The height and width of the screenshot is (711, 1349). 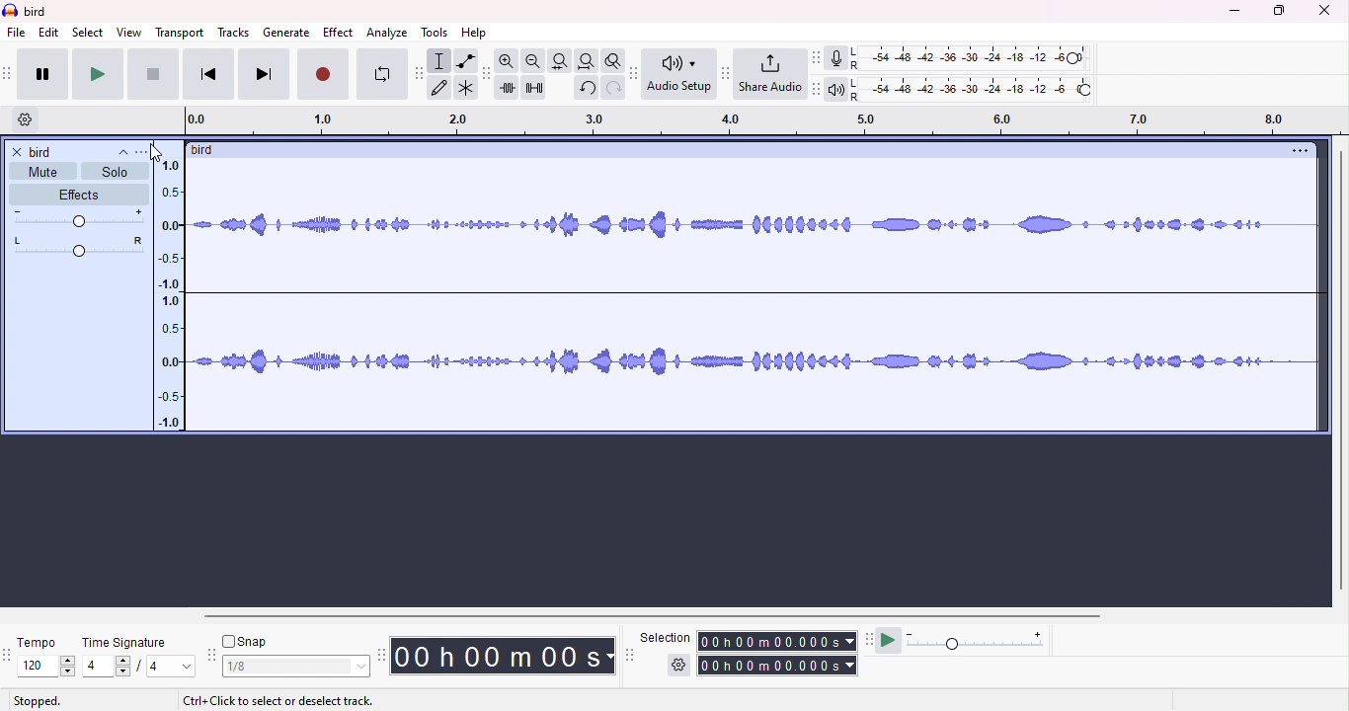 What do you see at coordinates (248, 643) in the screenshot?
I see `snap` at bounding box center [248, 643].